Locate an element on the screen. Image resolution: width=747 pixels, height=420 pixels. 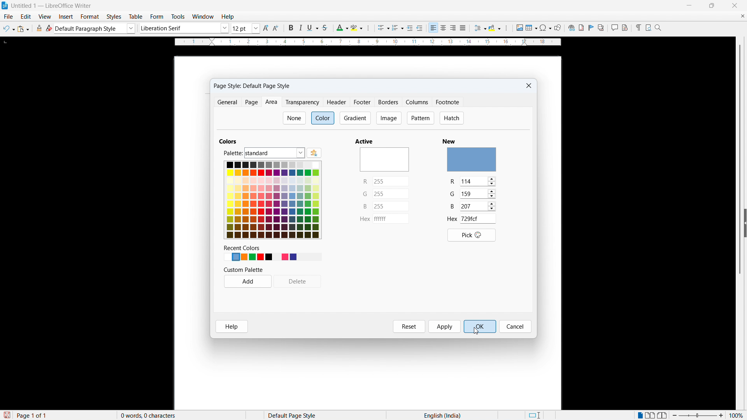
file is located at coordinates (8, 16).